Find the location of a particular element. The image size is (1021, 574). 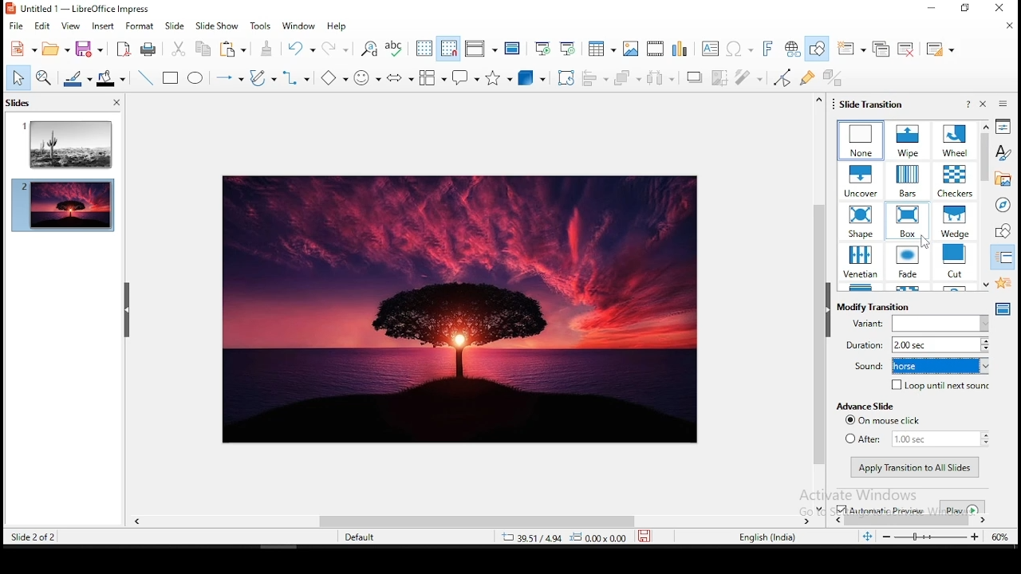

close pane is located at coordinates (985, 104).